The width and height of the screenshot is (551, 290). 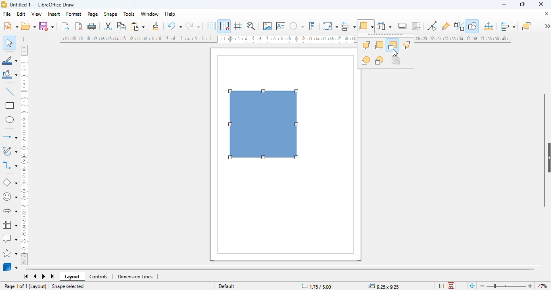 I want to click on reverse, so click(x=396, y=60).